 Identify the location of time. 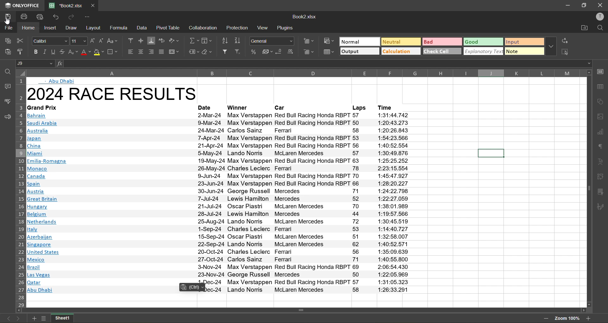
(389, 107).